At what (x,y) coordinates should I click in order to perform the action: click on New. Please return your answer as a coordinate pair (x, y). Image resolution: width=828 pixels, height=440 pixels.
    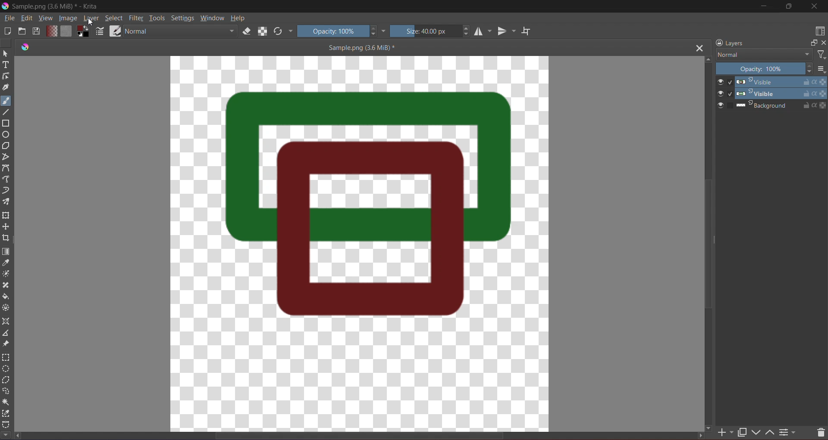
    Looking at the image, I should click on (8, 31).